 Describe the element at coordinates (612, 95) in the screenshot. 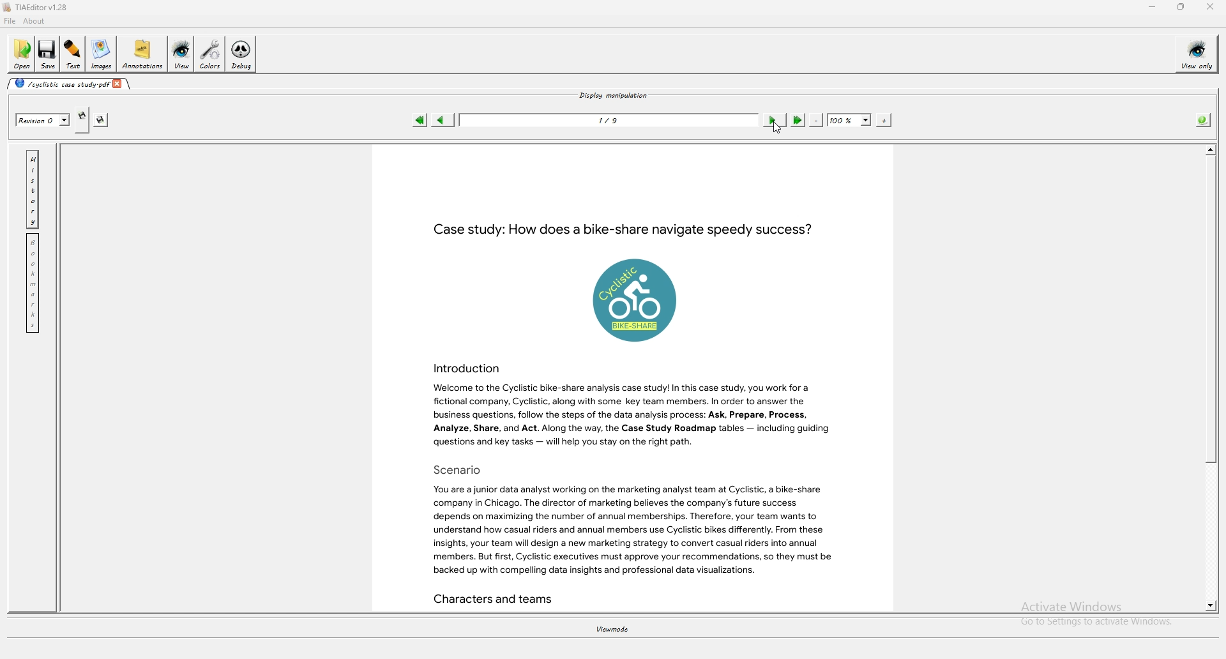

I see `display manipulation` at that location.